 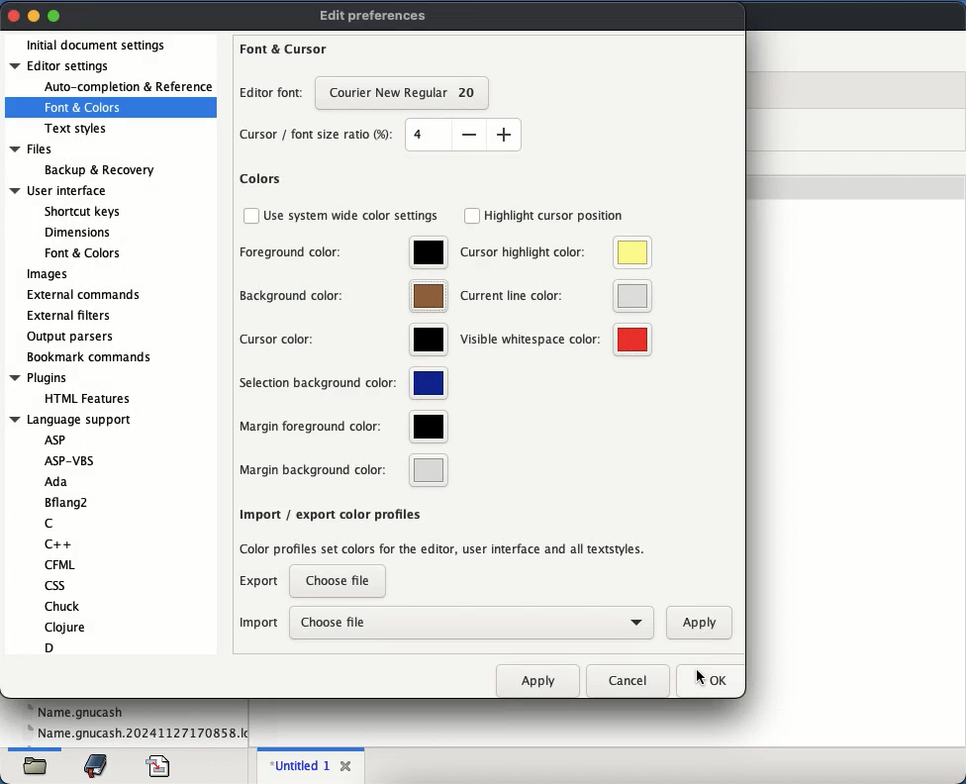 What do you see at coordinates (83, 209) in the screenshot?
I see `Shortcut keys` at bounding box center [83, 209].